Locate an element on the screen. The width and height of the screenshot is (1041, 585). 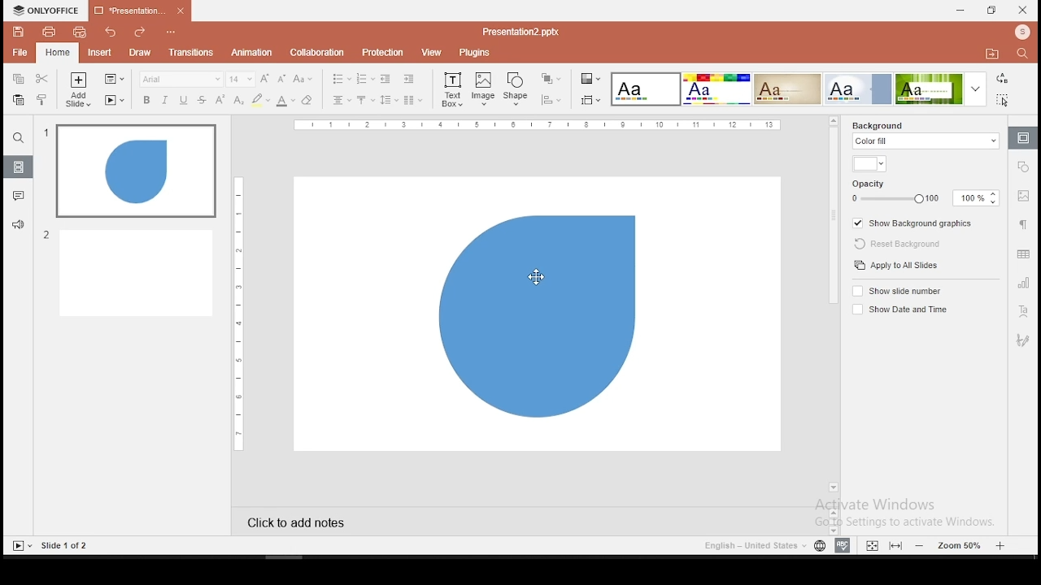
open file location is located at coordinates (989, 54).